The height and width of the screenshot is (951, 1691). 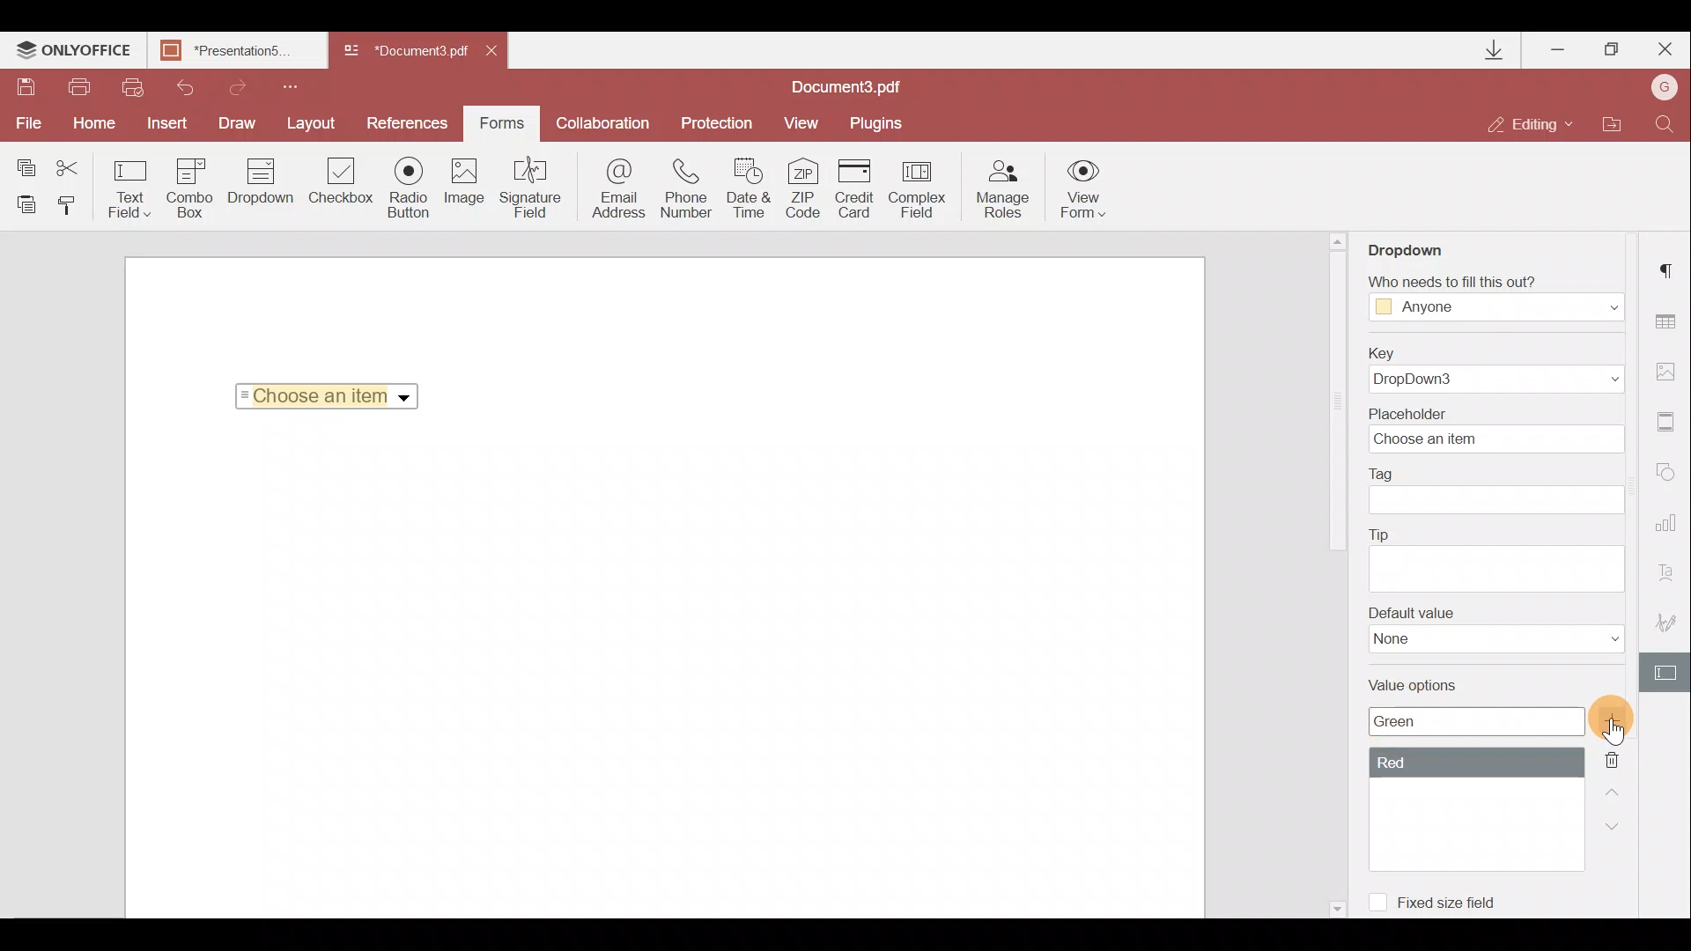 What do you see at coordinates (1496, 557) in the screenshot?
I see `Tip` at bounding box center [1496, 557].